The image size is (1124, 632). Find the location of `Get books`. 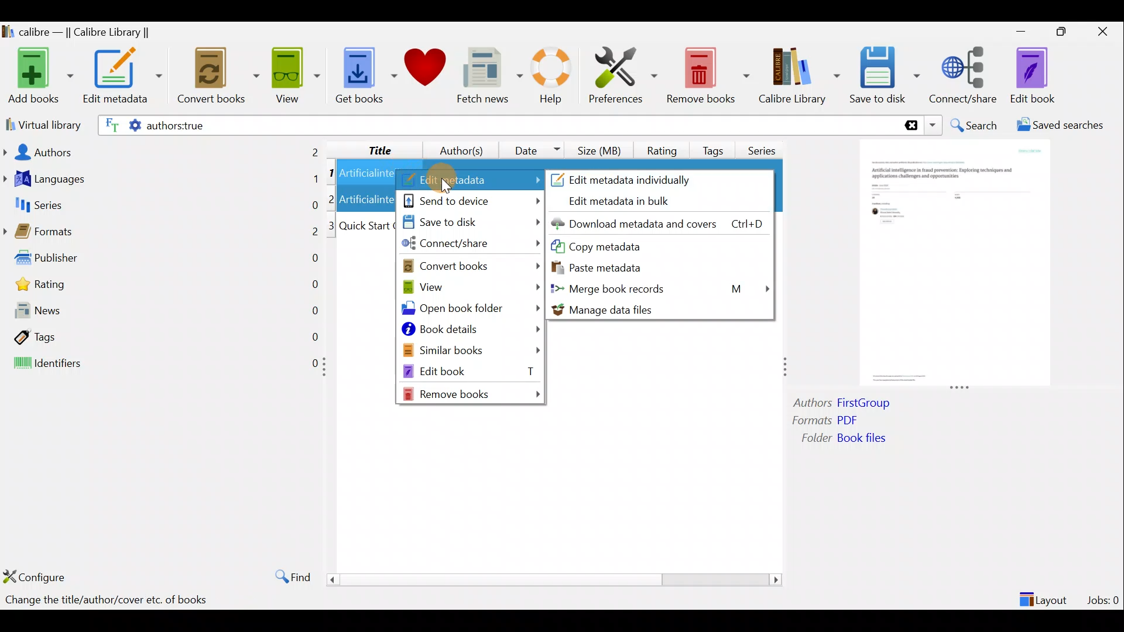

Get books is located at coordinates (365, 74).